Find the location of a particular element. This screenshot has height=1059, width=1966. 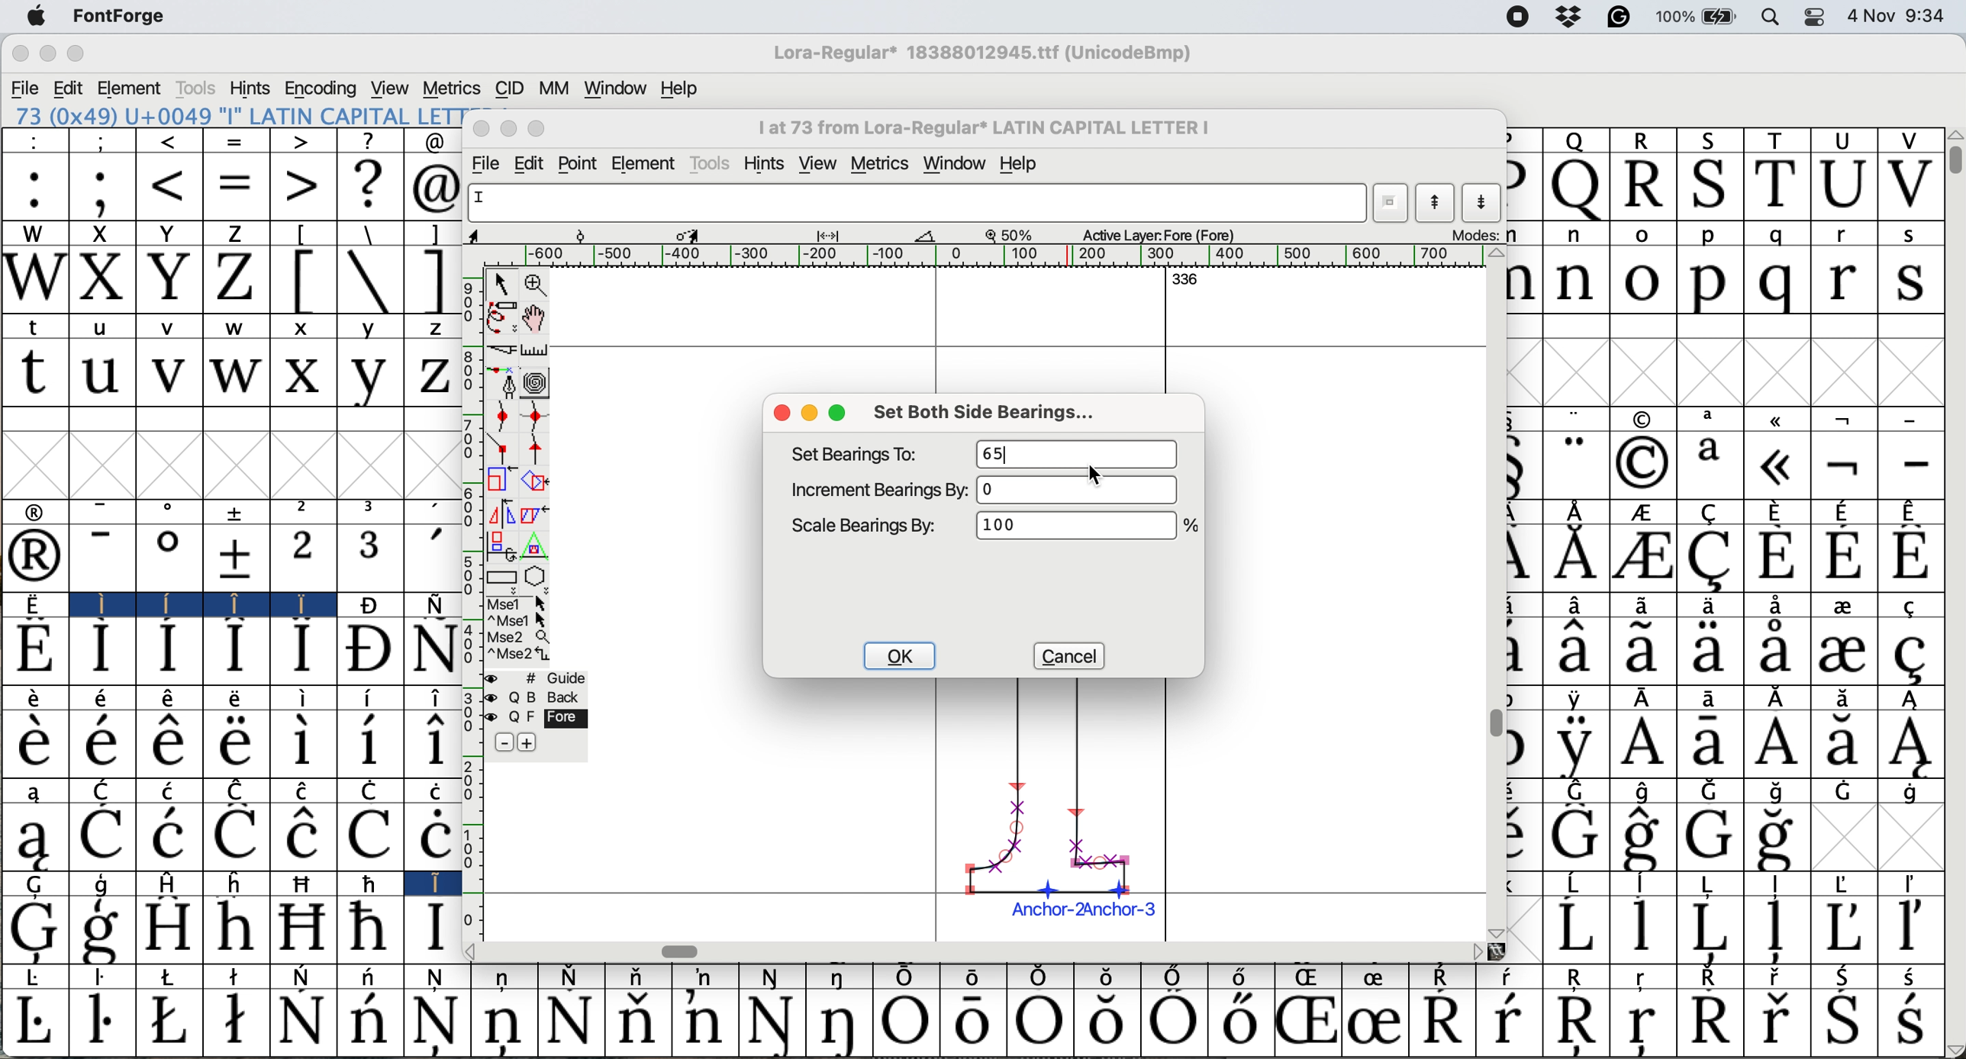

z is located at coordinates (429, 376).